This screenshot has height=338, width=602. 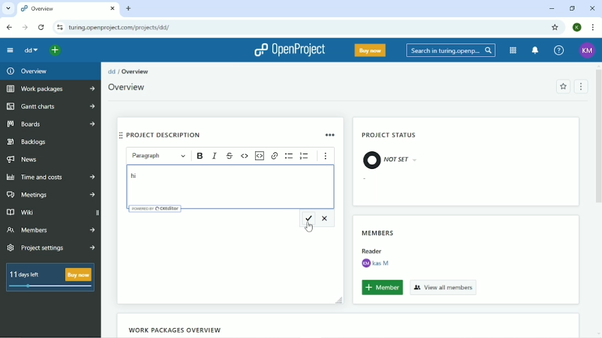 What do you see at coordinates (155, 208) in the screenshot?
I see `Powered by CKEditor` at bounding box center [155, 208].